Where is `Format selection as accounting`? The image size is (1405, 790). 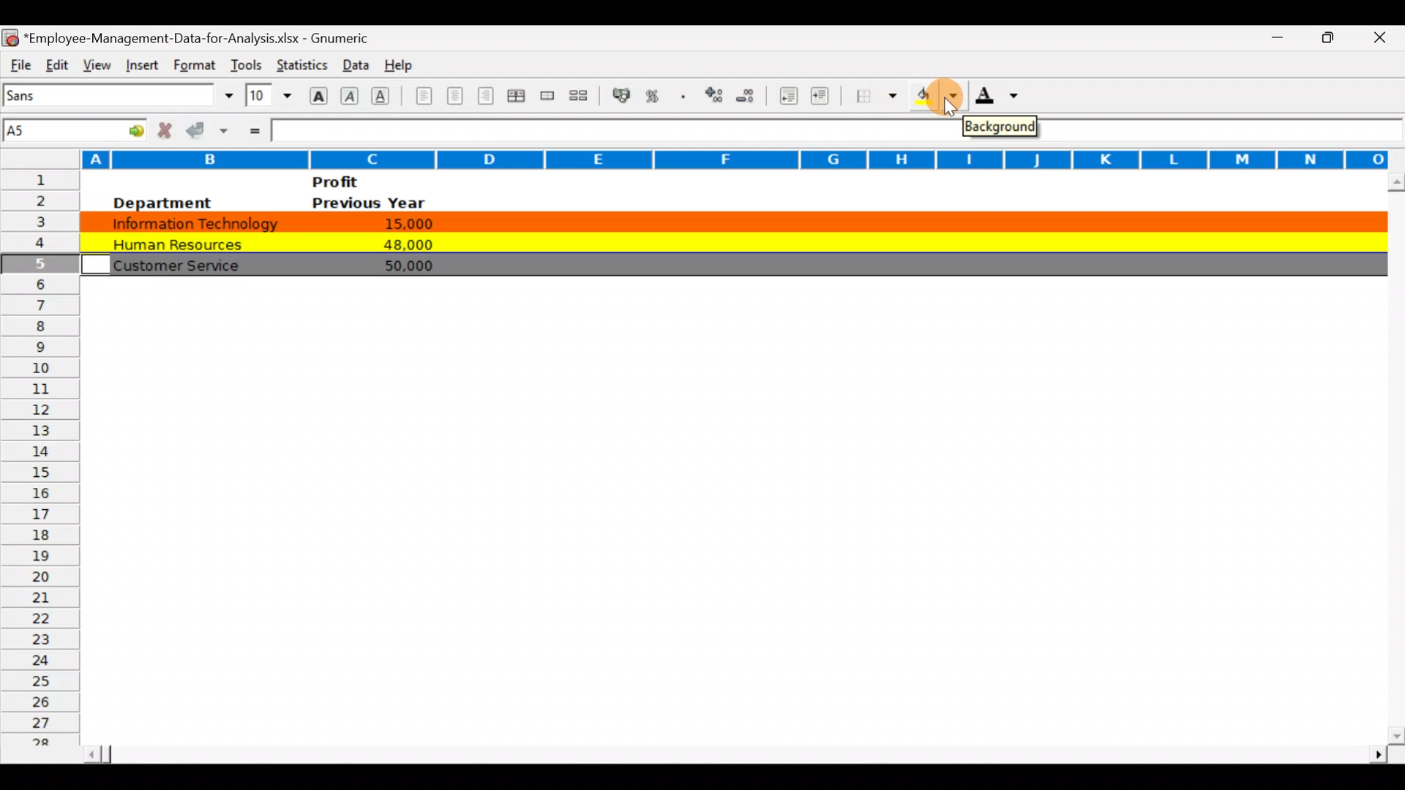 Format selection as accounting is located at coordinates (622, 94).